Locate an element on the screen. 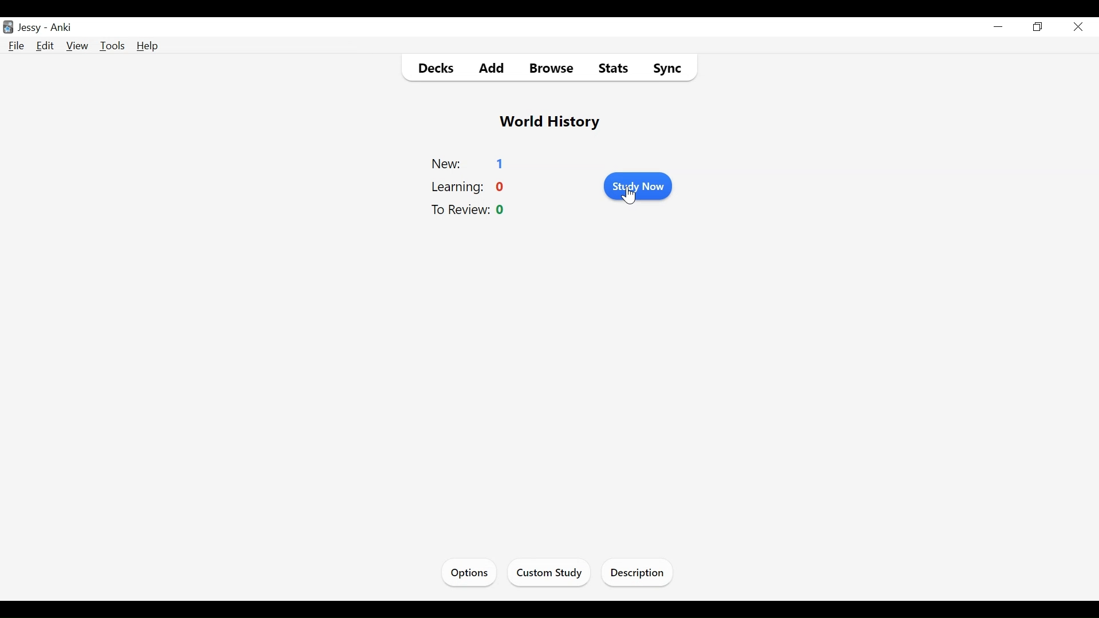 This screenshot has height=618, width=1099. Custom Study is located at coordinates (549, 572).